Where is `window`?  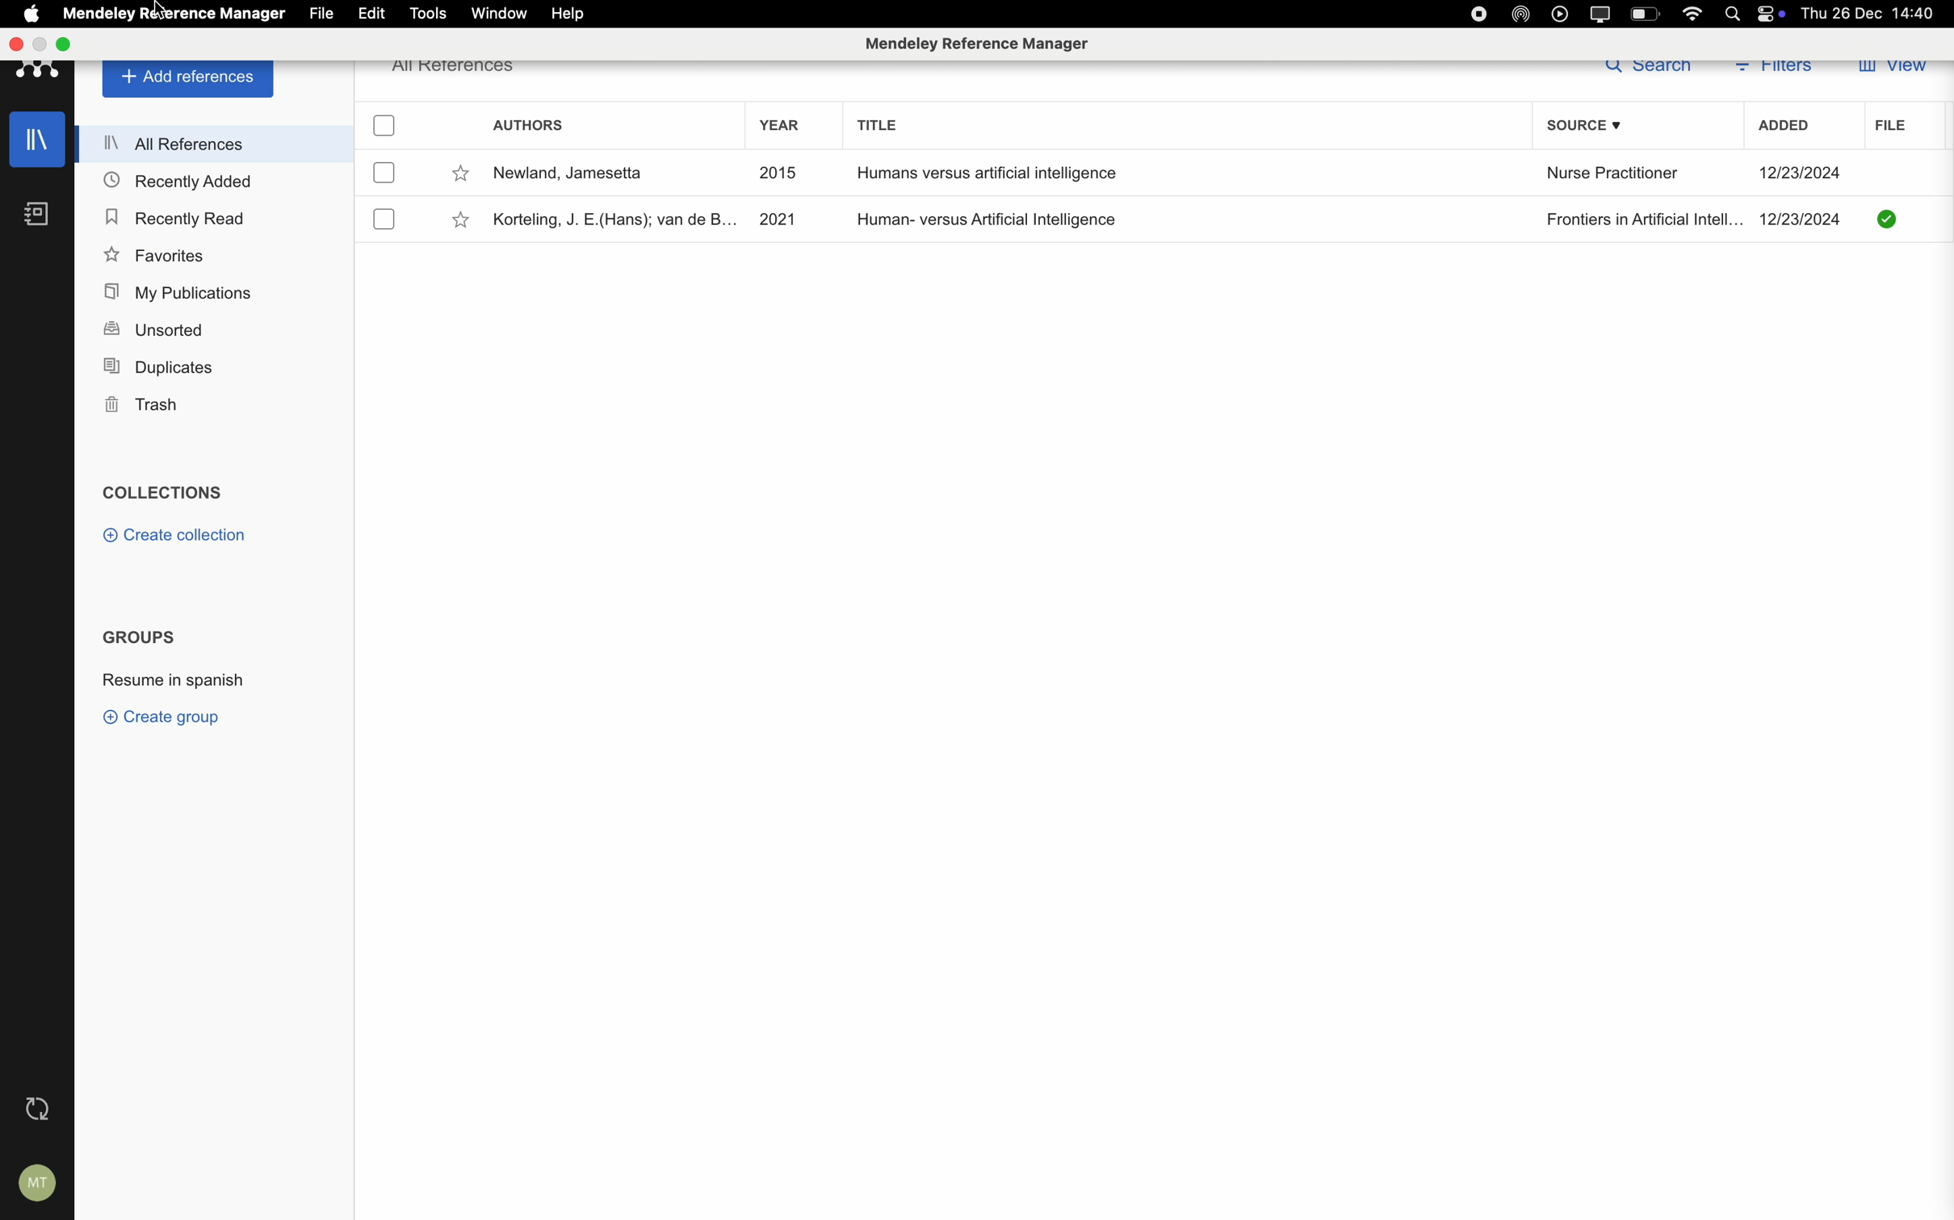
window is located at coordinates (498, 14).